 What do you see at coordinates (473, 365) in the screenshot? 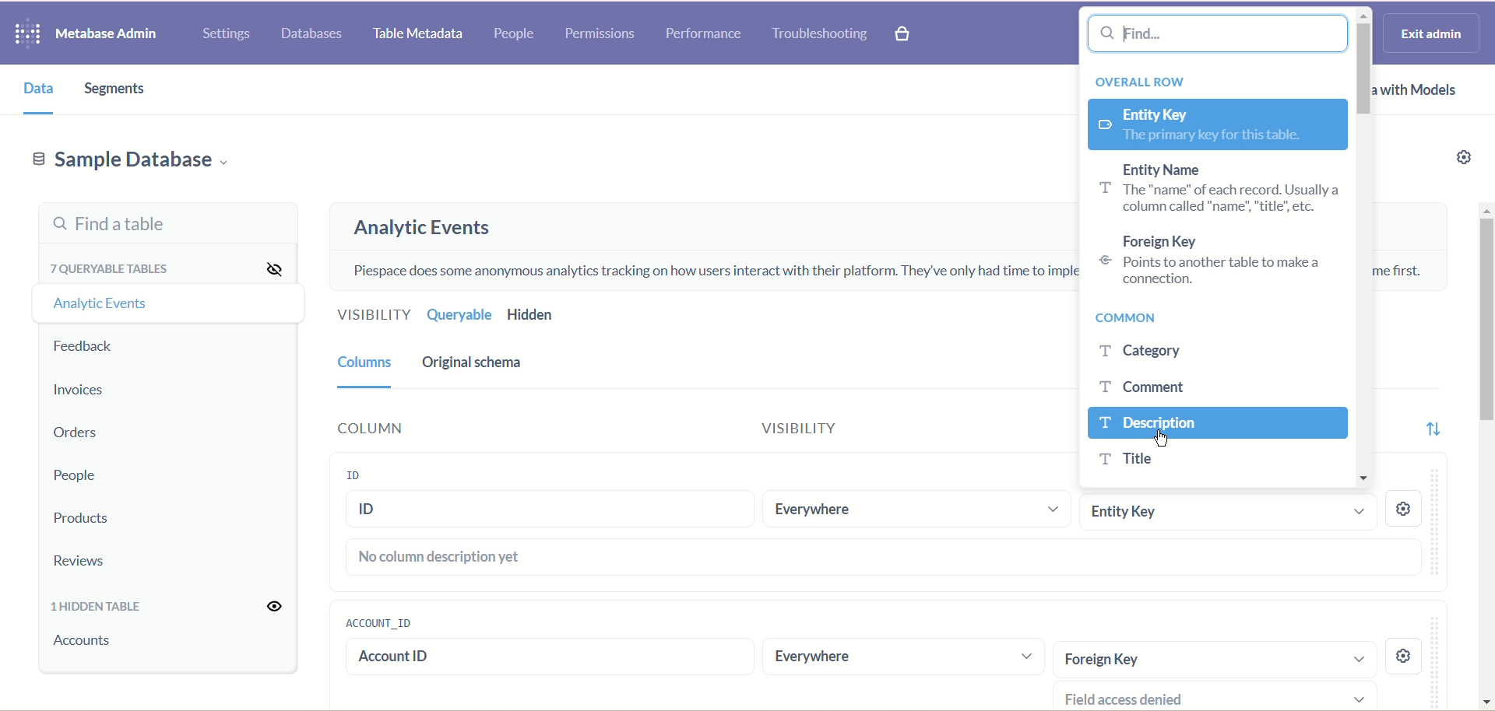
I see `original schema` at bounding box center [473, 365].